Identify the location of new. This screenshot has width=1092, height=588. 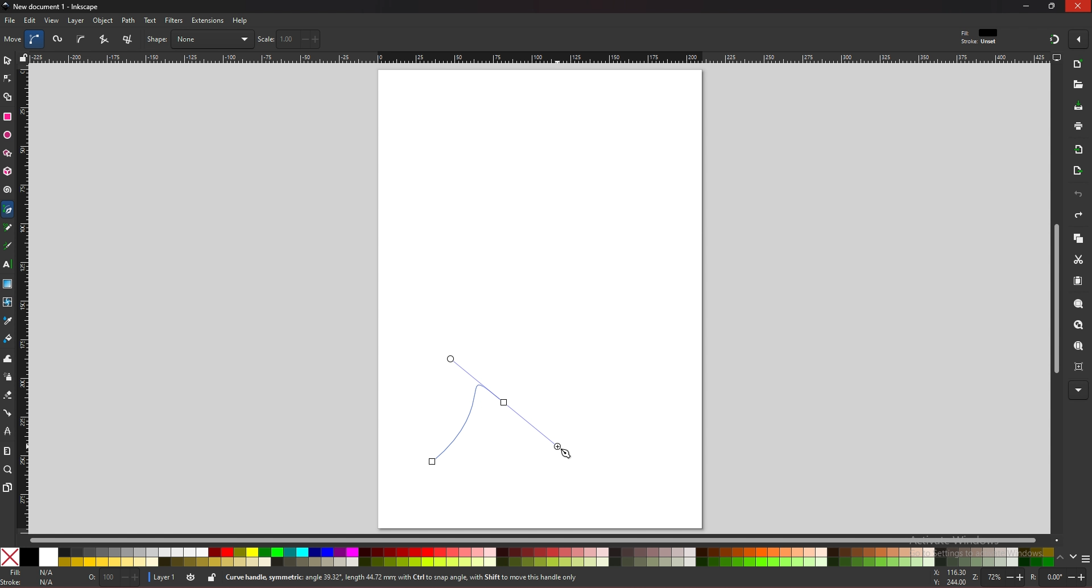
(1078, 65).